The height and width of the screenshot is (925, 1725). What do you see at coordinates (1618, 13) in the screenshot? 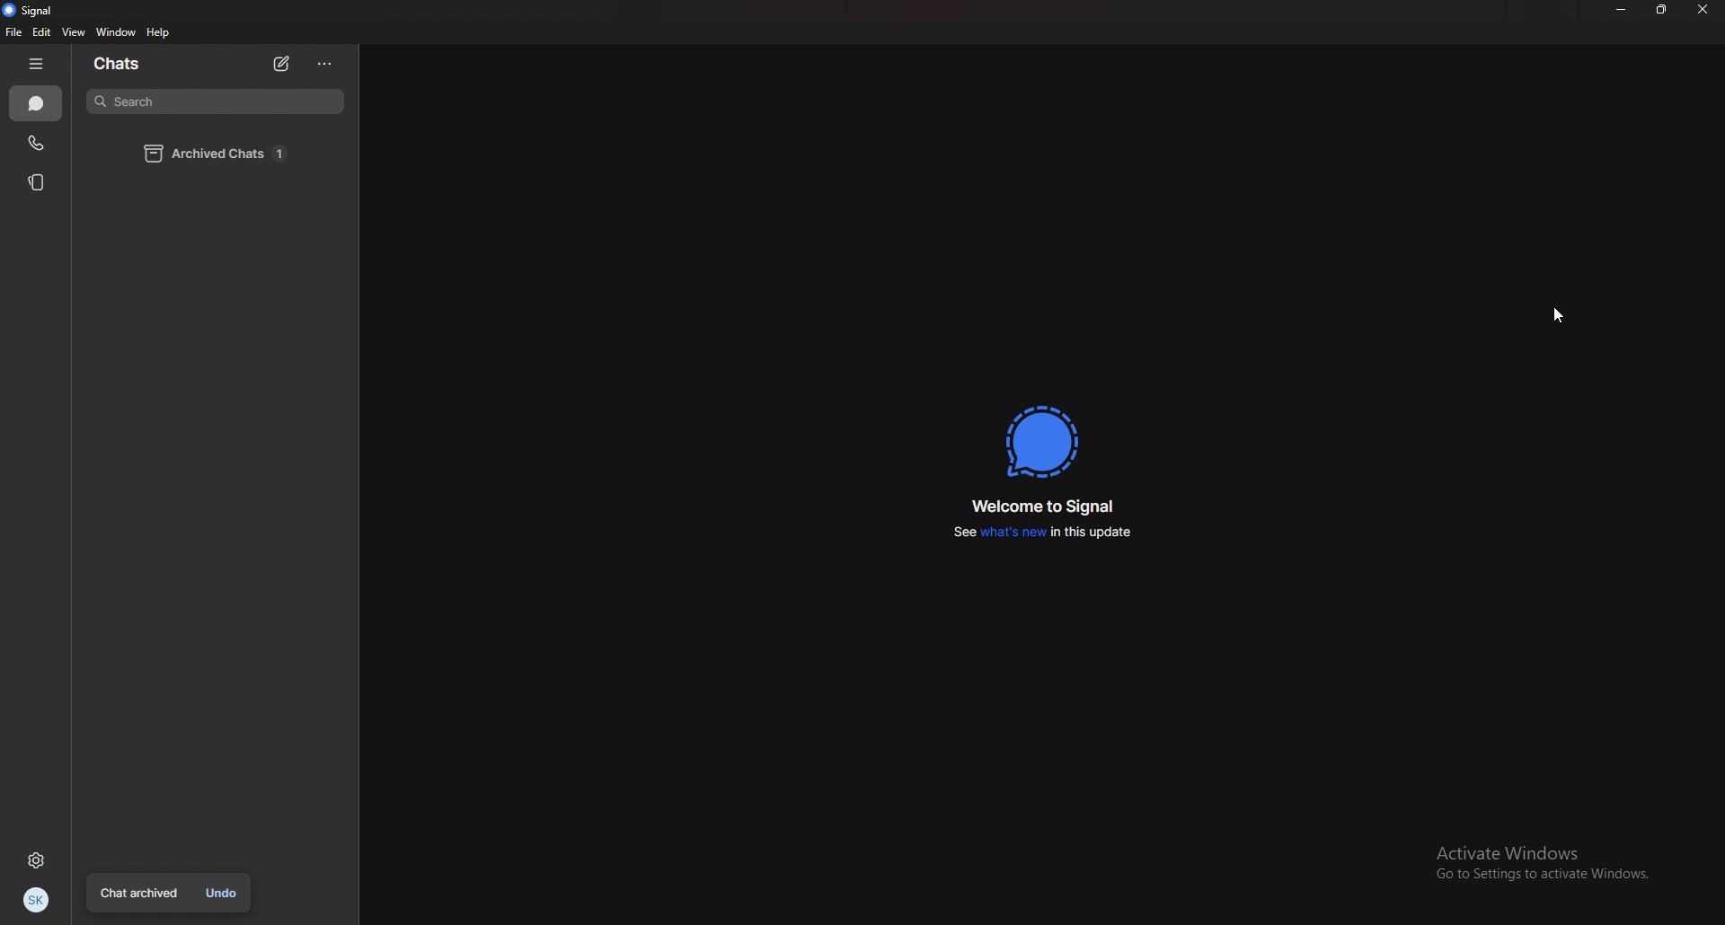
I see `minimize Signal` at bounding box center [1618, 13].